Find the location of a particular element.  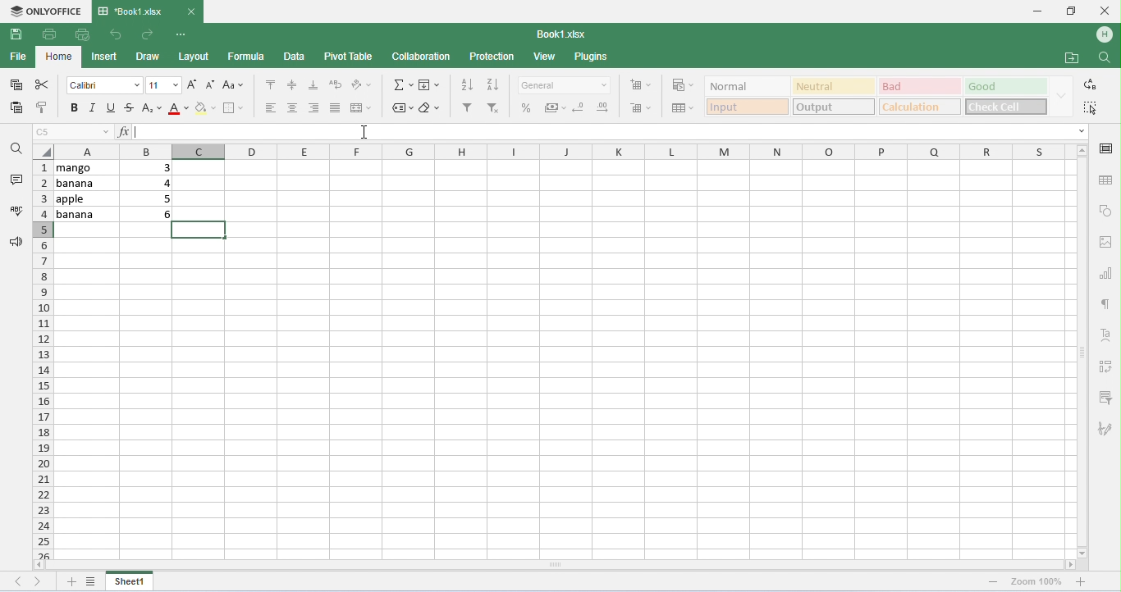

title is located at coordinates (131, 11).